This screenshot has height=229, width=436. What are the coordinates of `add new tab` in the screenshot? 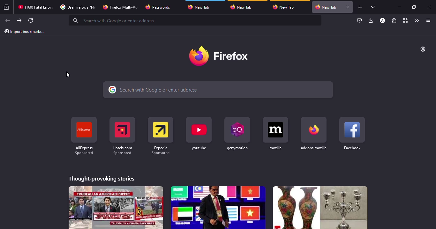 It's located at (360, 7).